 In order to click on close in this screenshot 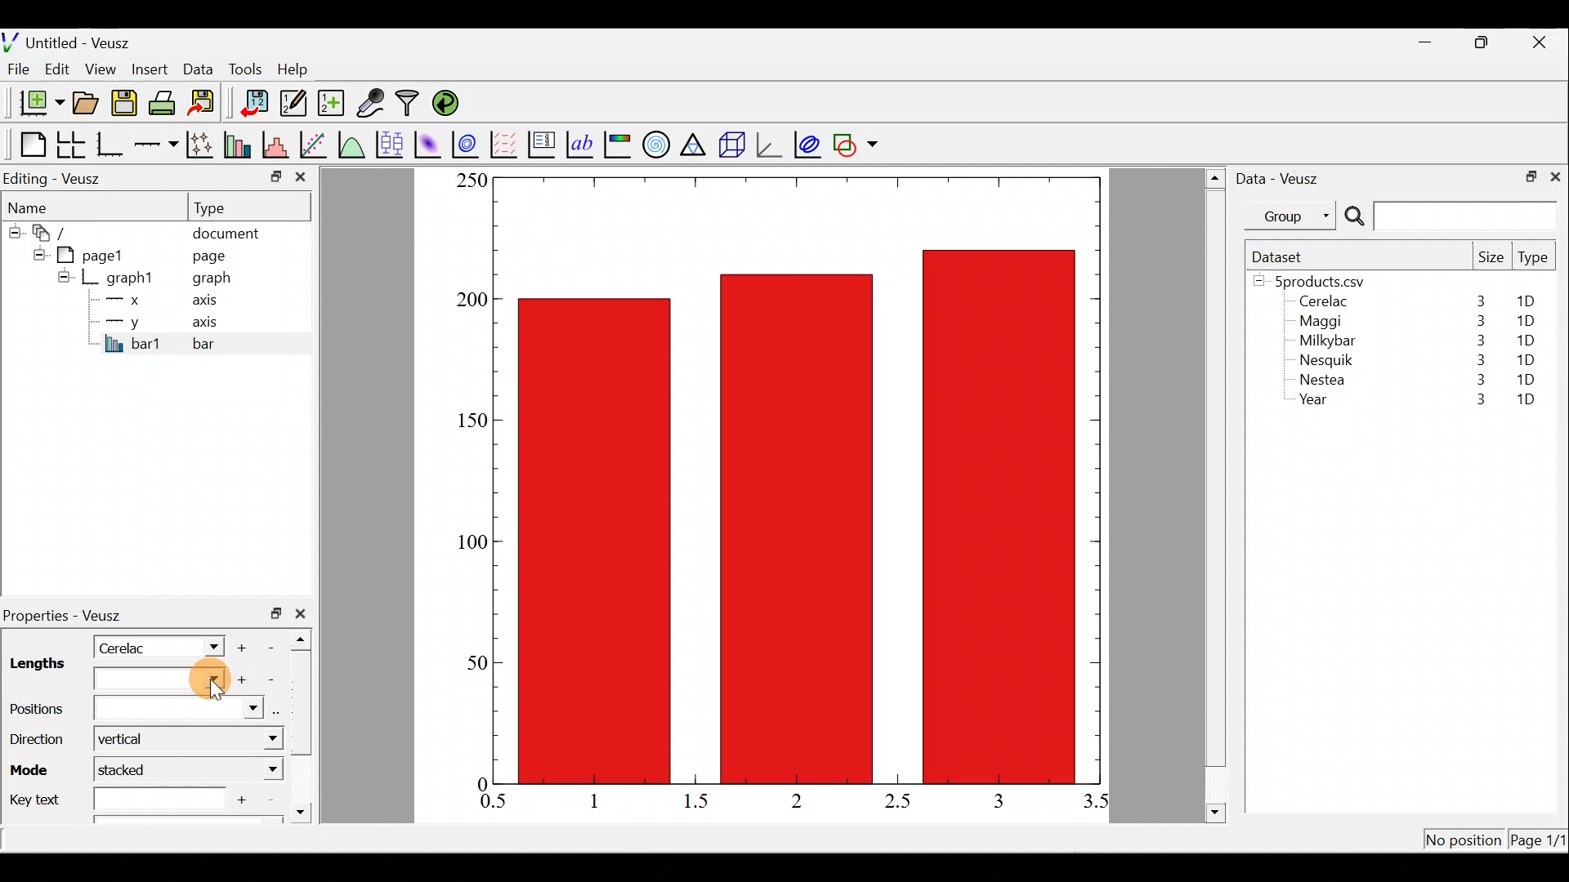, I will do `click(1541, 42)`.